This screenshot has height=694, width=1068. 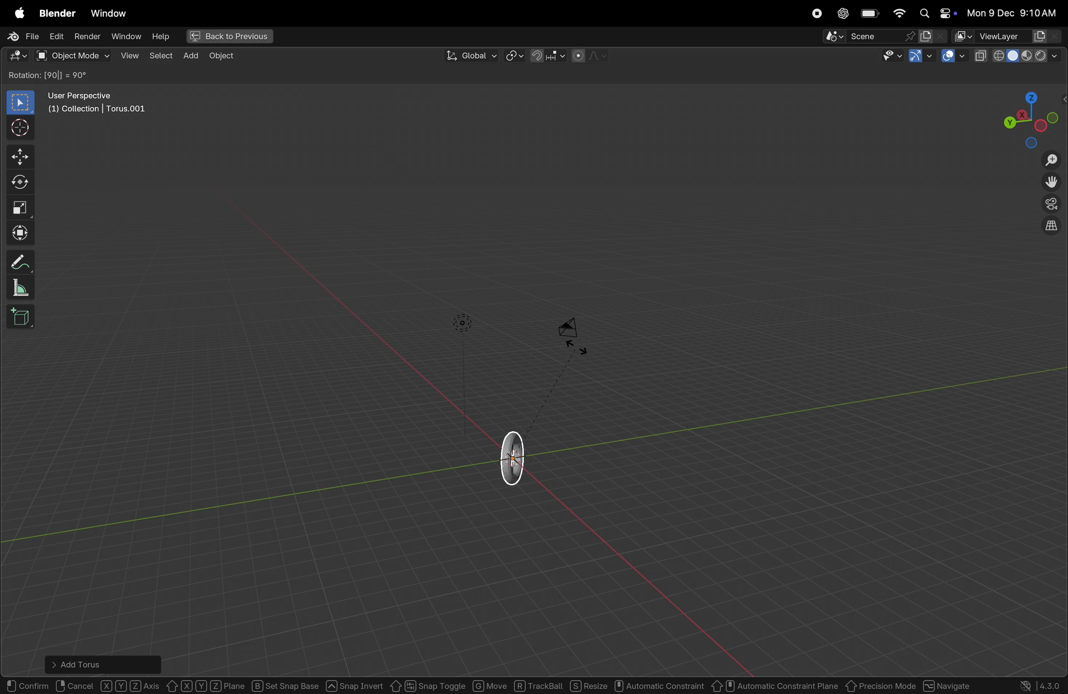 I want to click on show overlays, so click(x=954, y=56).